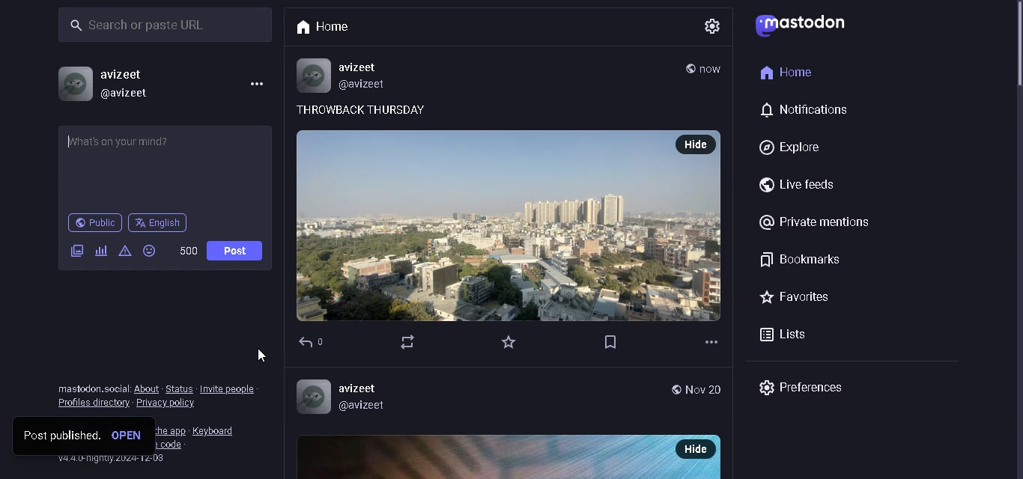  What do you see at coordinates (687, 68) in the screenshot?
I see `public post` at bounding box center [687, 68].